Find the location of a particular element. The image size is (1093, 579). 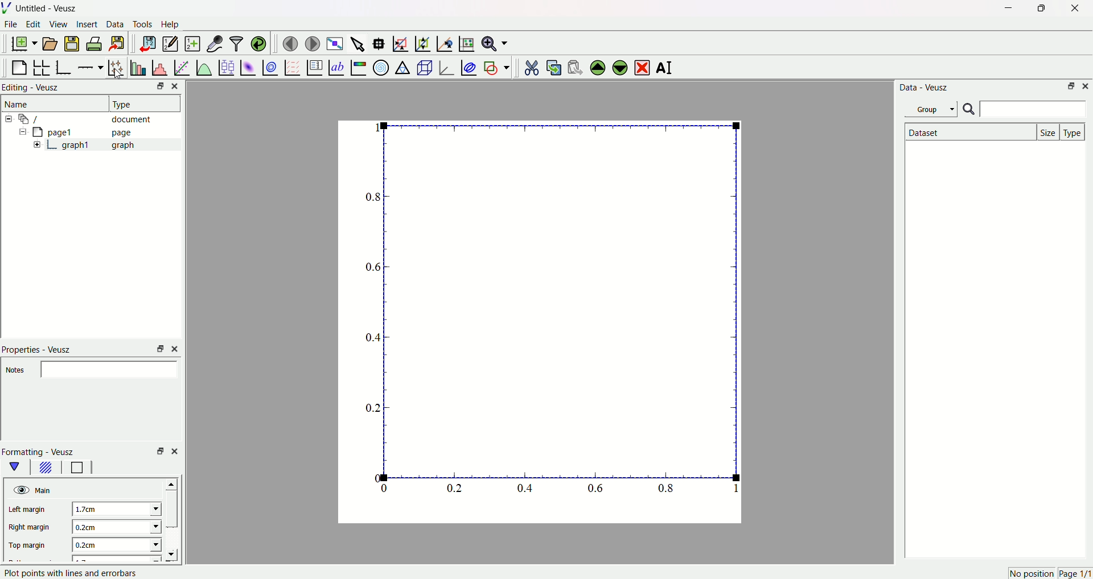

zoom functions is located at coordinates (495, 43).